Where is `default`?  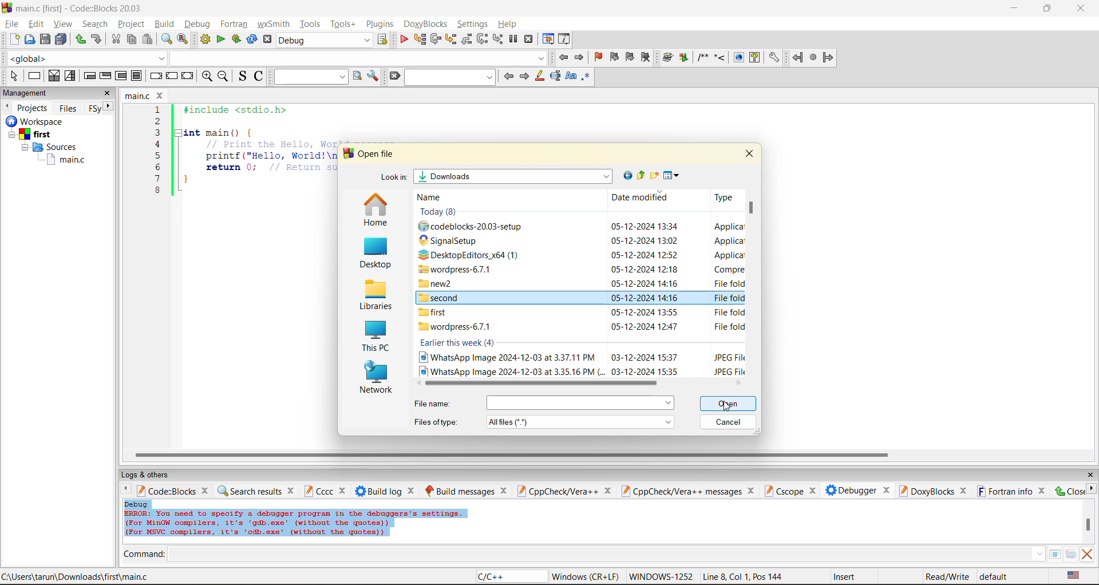
default is located at coordinates (995, 576).